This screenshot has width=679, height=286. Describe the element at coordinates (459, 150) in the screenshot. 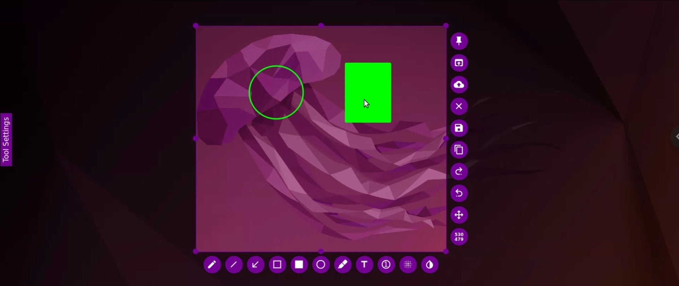

I see `copy` at that location.